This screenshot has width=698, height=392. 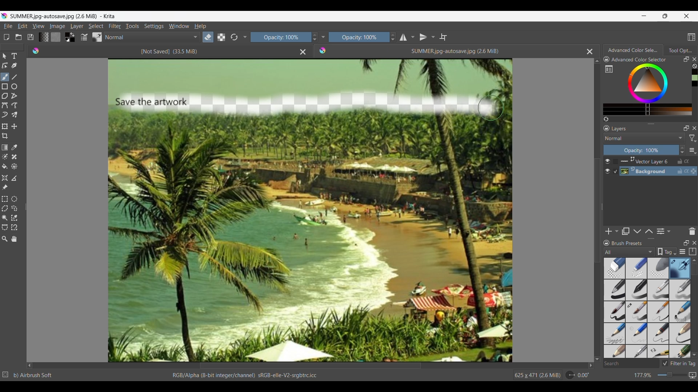 What do you see at coordinates (609, 69) in the screenshot?
I see `Show complete color settings in separate window` at bounding box center [609, 69].